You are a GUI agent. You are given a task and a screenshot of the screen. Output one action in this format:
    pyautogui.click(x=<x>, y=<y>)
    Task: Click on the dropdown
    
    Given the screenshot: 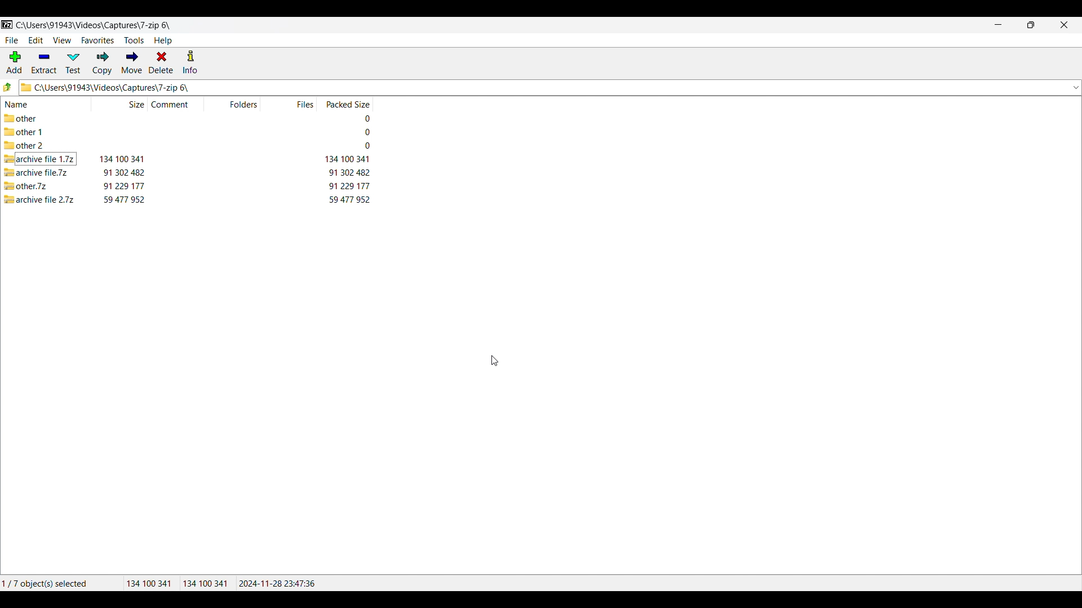 What is the action you would take?
    pyautogui.click(x=1075, y=88)
    